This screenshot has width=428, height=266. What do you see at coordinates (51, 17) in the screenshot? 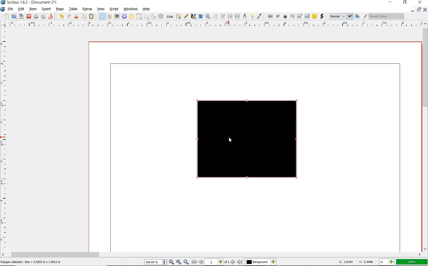
I see `save as pdf` at bounding box center [51, 17].